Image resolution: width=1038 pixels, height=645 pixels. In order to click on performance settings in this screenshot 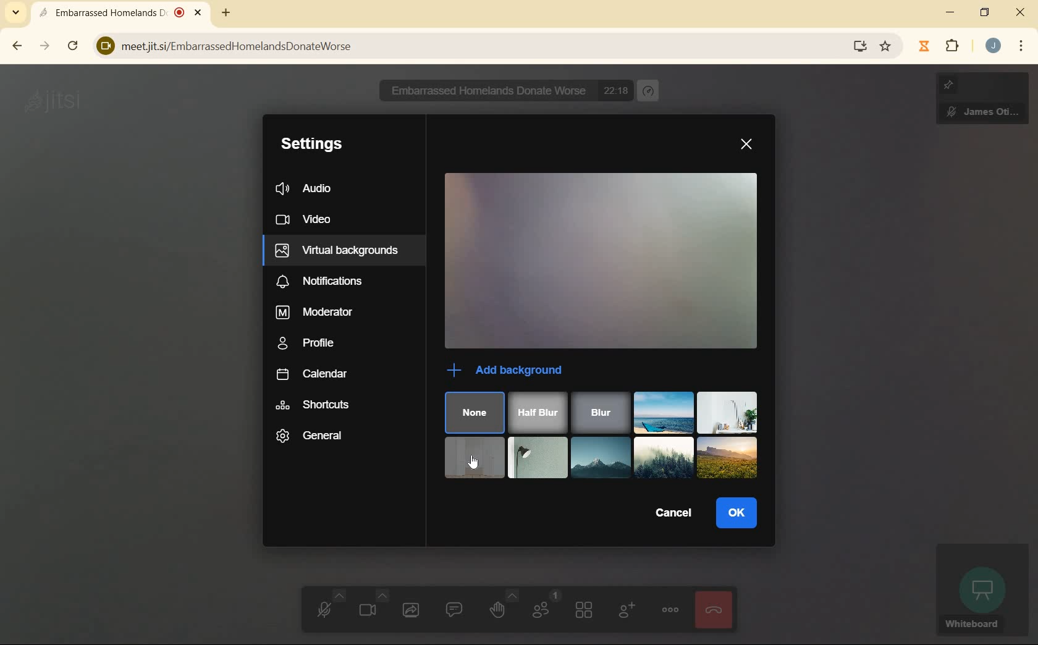, I will do `click(649, 90)`.